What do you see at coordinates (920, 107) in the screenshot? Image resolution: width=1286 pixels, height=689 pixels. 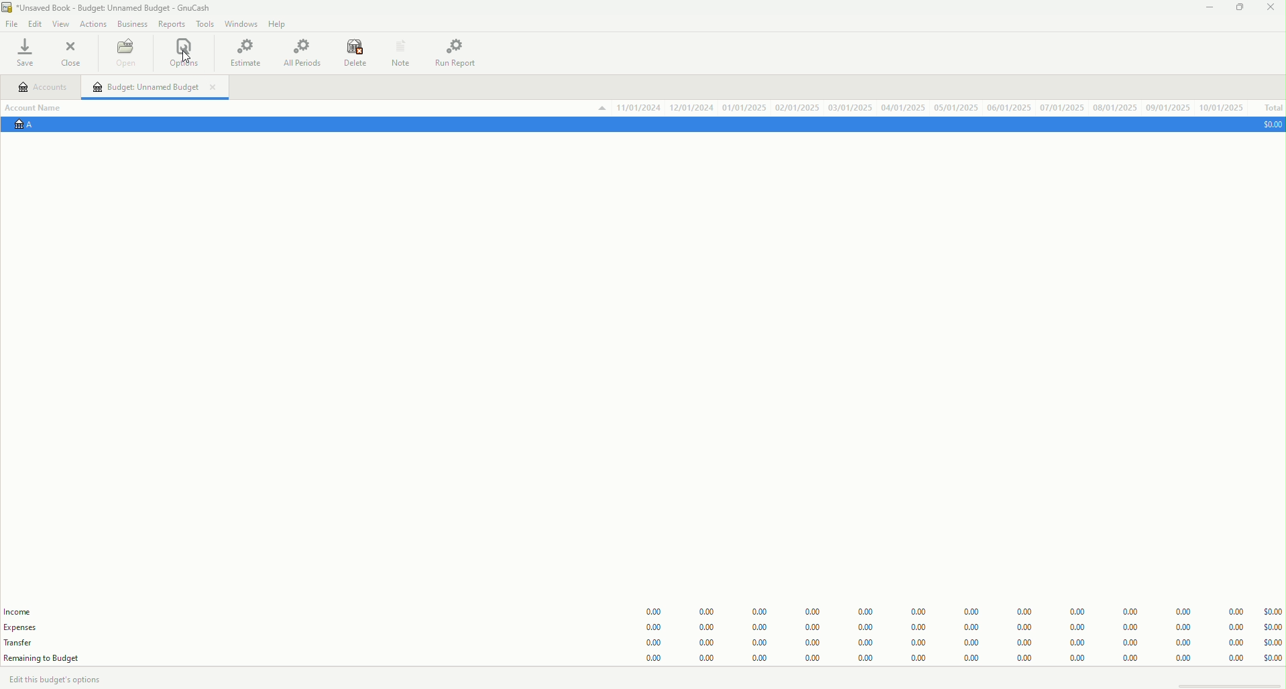 I see `Account Data` at bounding box center [920, 107].